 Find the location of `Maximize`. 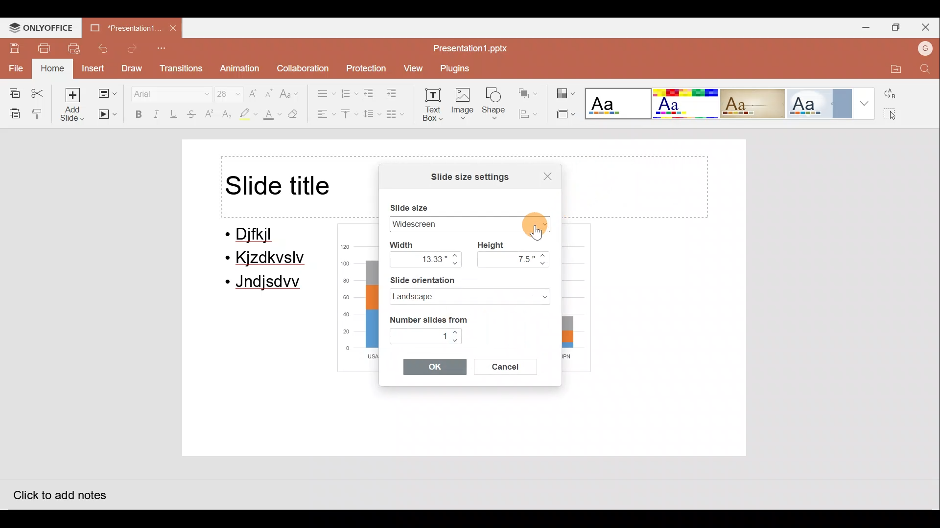

Maximize is located at coordinates (897, 28).